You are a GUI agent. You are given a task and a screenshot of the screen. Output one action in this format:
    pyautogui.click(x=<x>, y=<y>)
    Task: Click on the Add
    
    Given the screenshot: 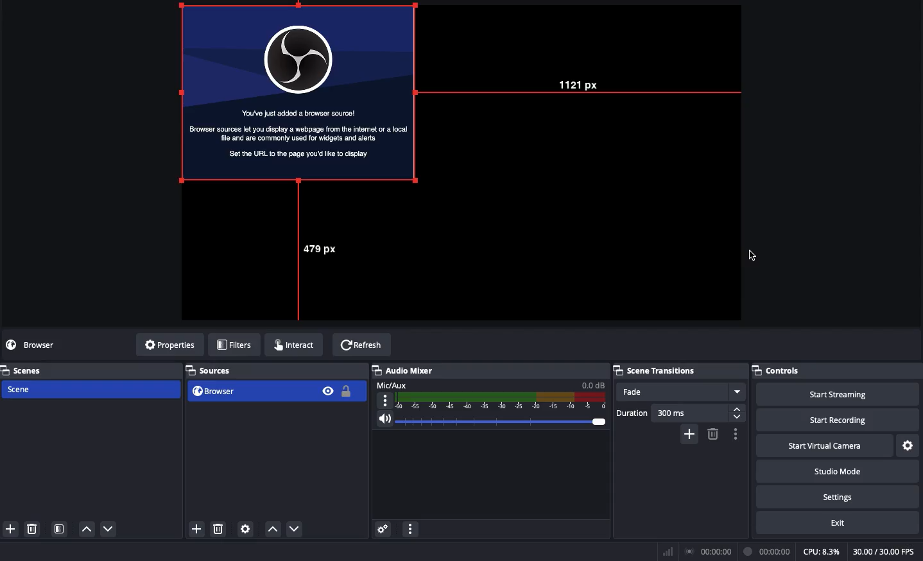 What is the action you would take?
    pyautogui.click(x=689, y=434)
    